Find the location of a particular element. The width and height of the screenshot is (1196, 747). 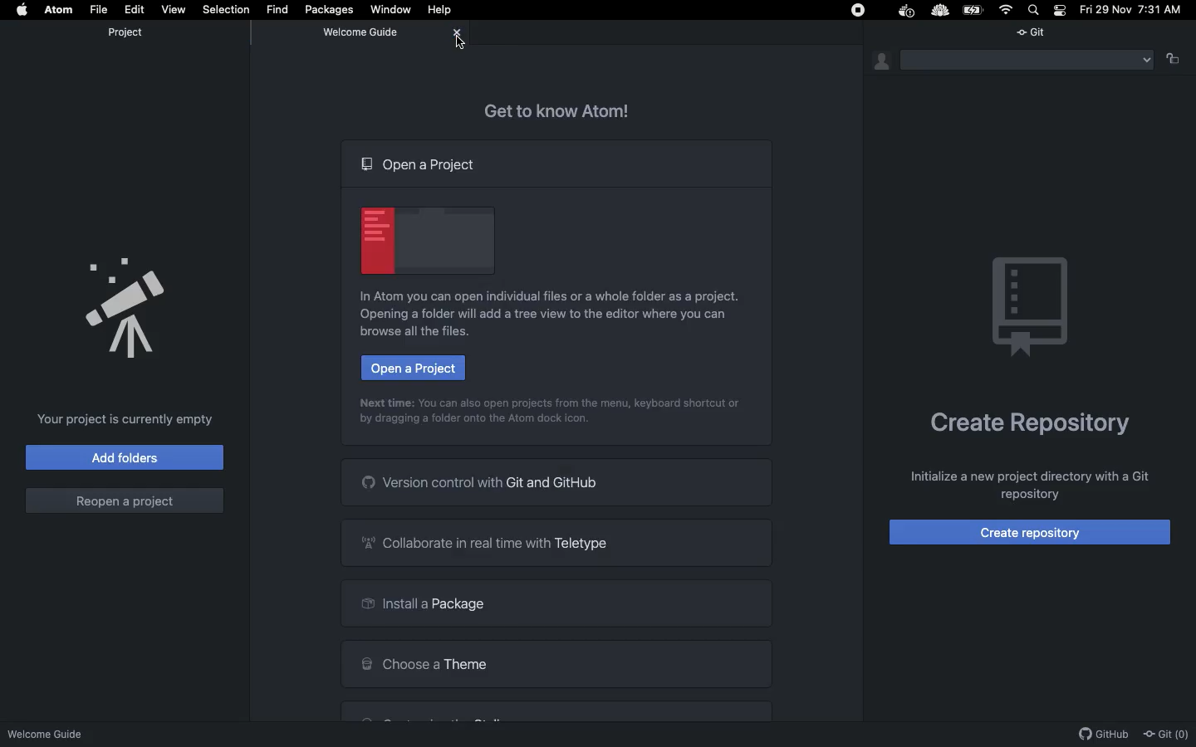

Create repository is located at coordinates (1031, 428).